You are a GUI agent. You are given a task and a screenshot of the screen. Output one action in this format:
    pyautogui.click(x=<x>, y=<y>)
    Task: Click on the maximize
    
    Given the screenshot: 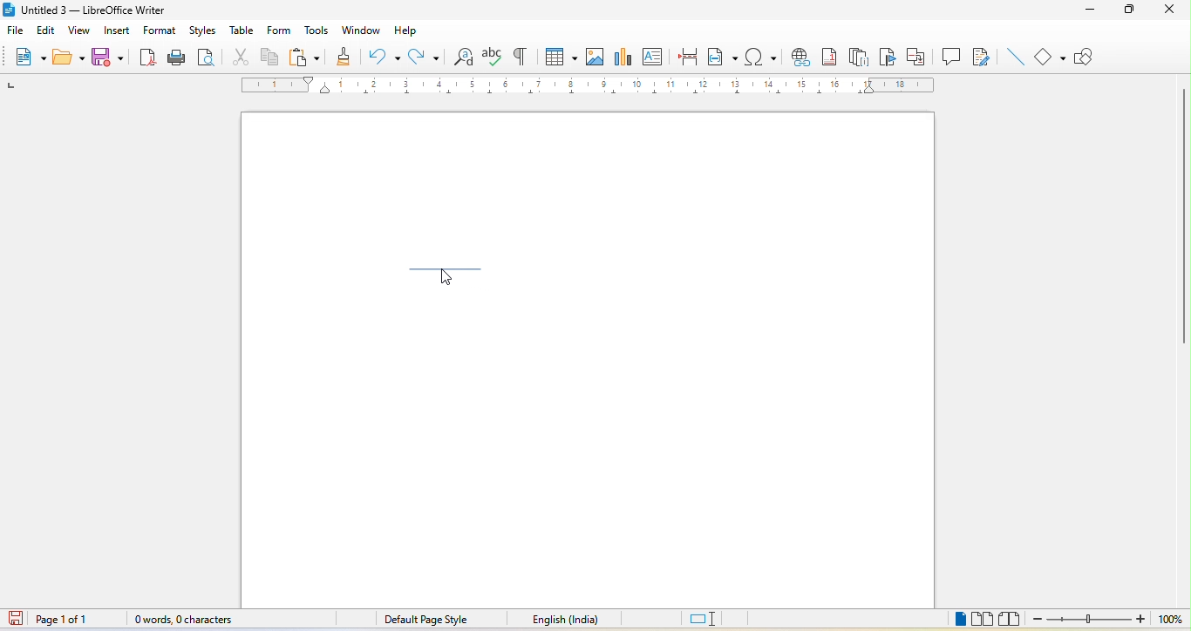 What is the action you would take?
    pyautogui.click(x=1128, y=11)
    